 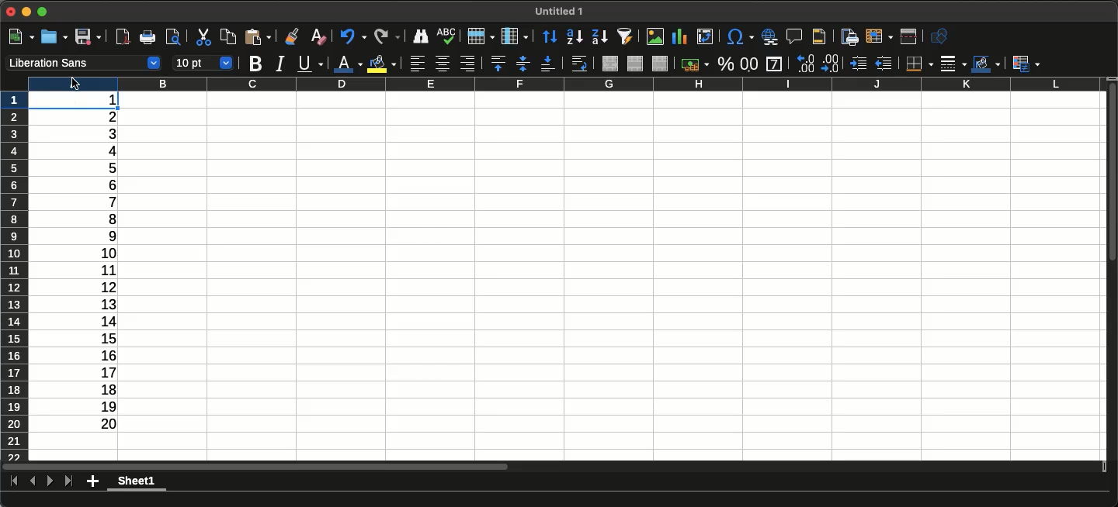 I want to click on Border style, so click(x=953, y=64).